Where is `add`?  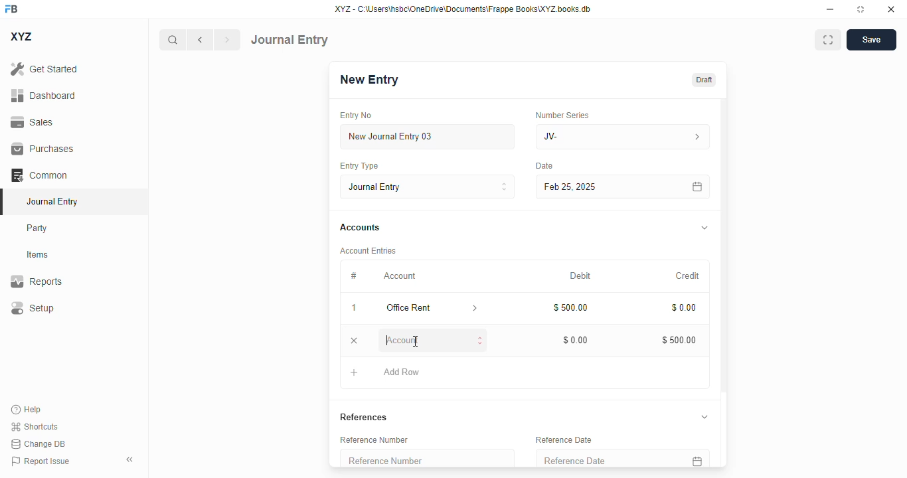 add is located at coordinates (355, 372).